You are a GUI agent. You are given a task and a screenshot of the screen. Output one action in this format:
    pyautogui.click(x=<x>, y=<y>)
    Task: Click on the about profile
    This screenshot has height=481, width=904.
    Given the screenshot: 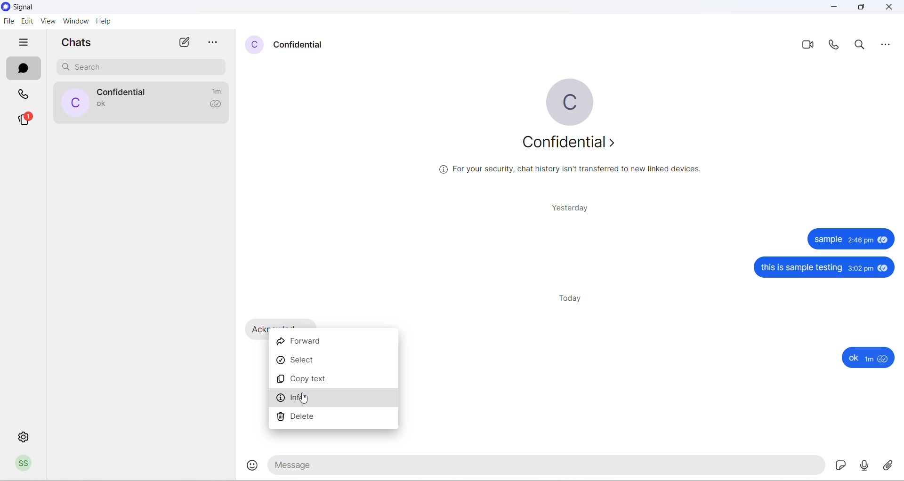 What is the action you would take?
    pyautogui.click(x=572, y=144)
    